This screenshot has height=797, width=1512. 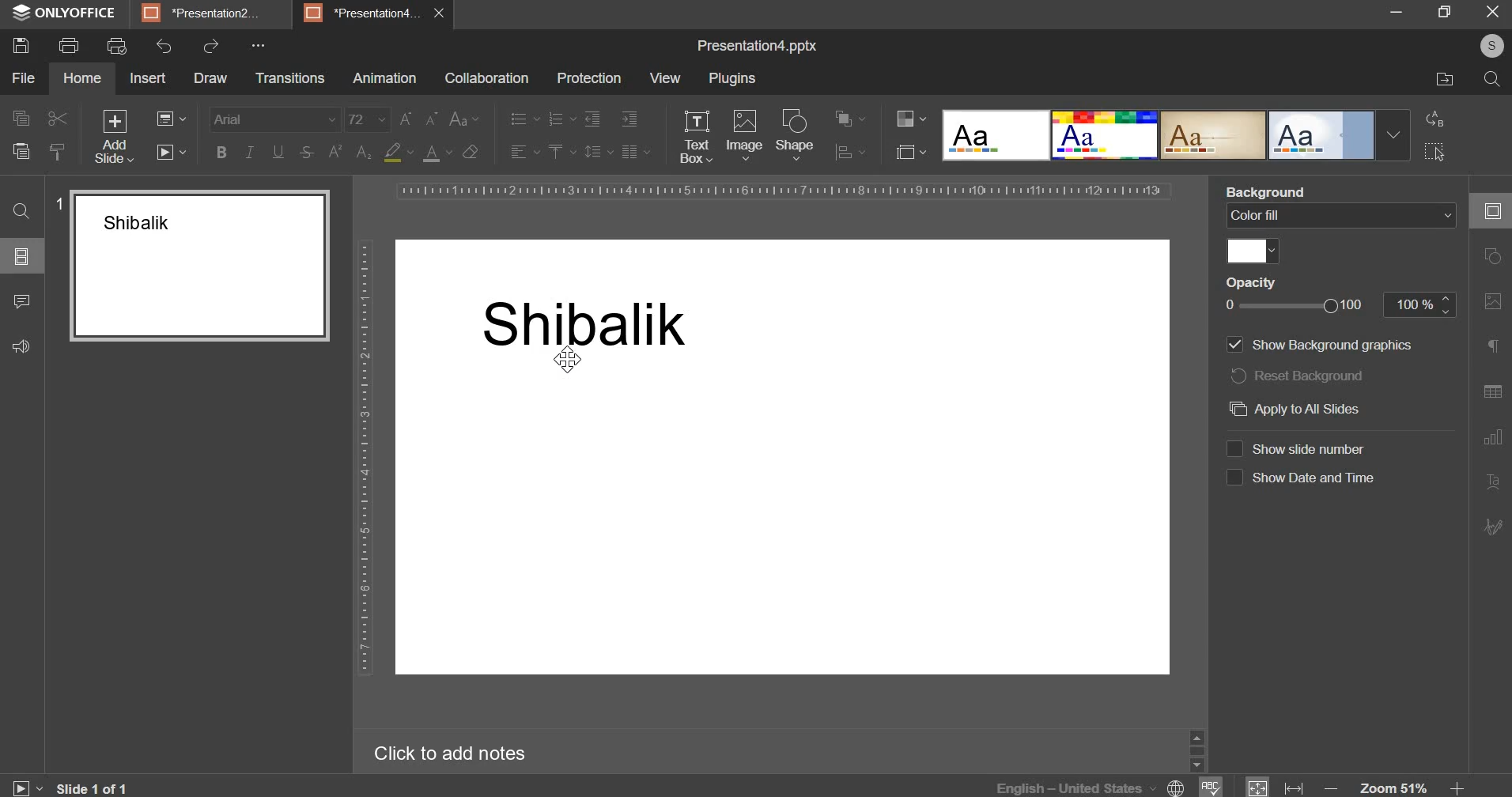 I want to click on Show slide number, so click(x=1306, y=448).